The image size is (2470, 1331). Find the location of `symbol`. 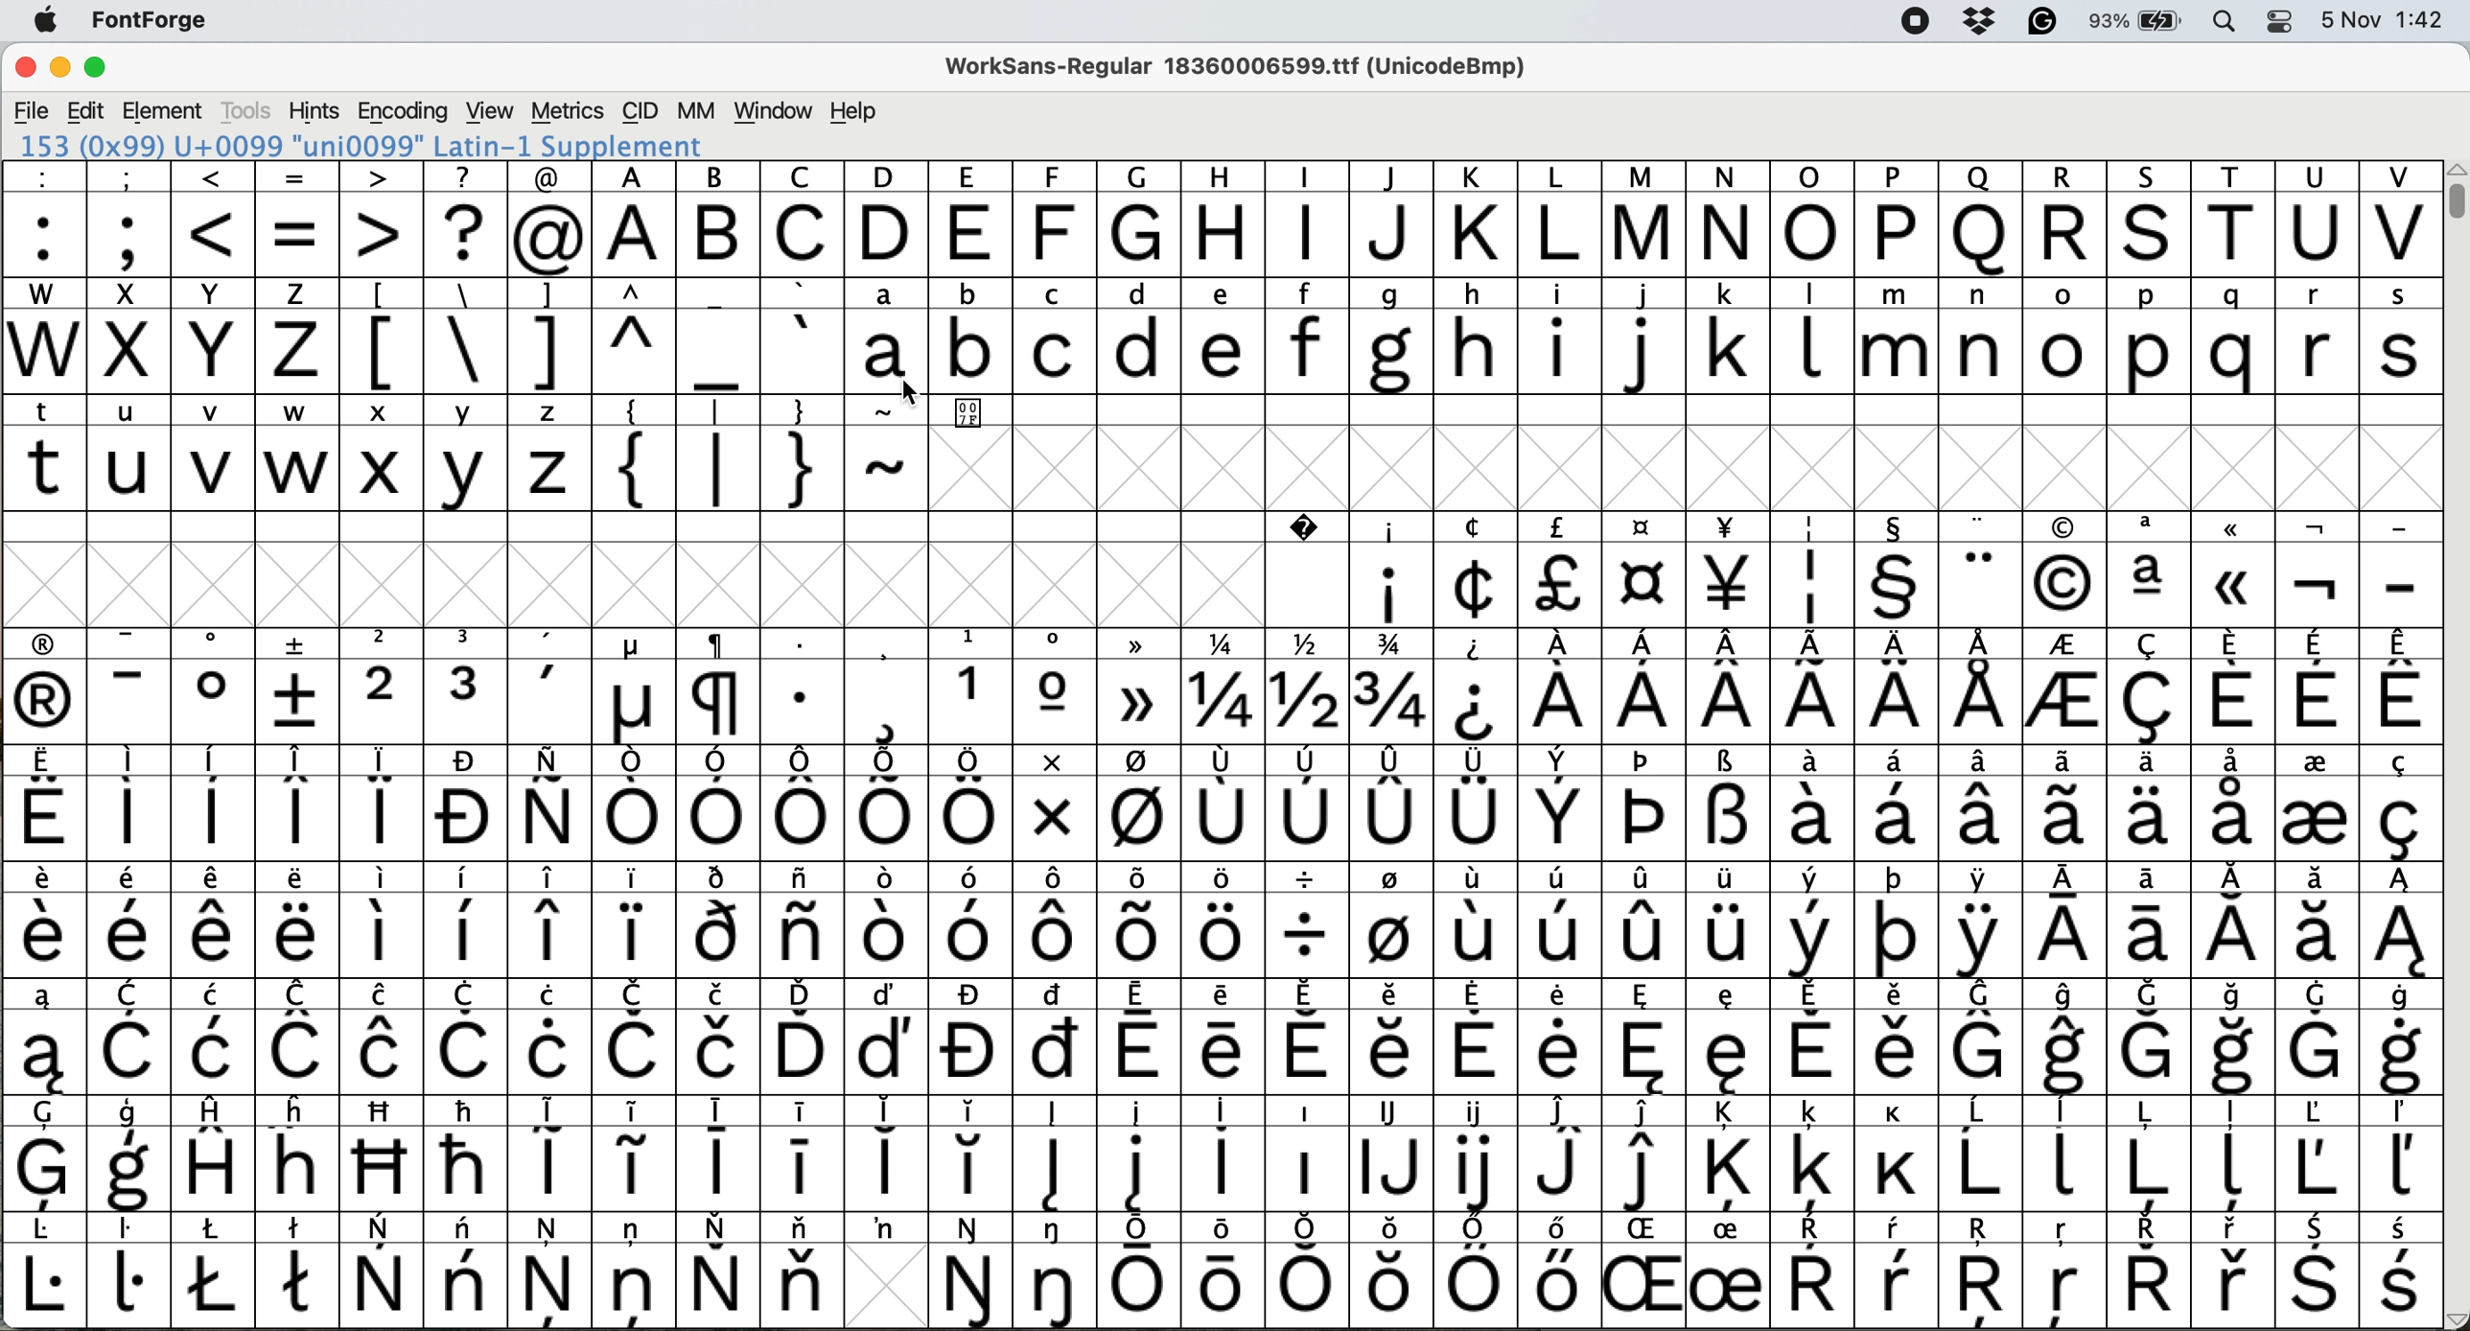

symbol is located at coordinates (1477, 804).